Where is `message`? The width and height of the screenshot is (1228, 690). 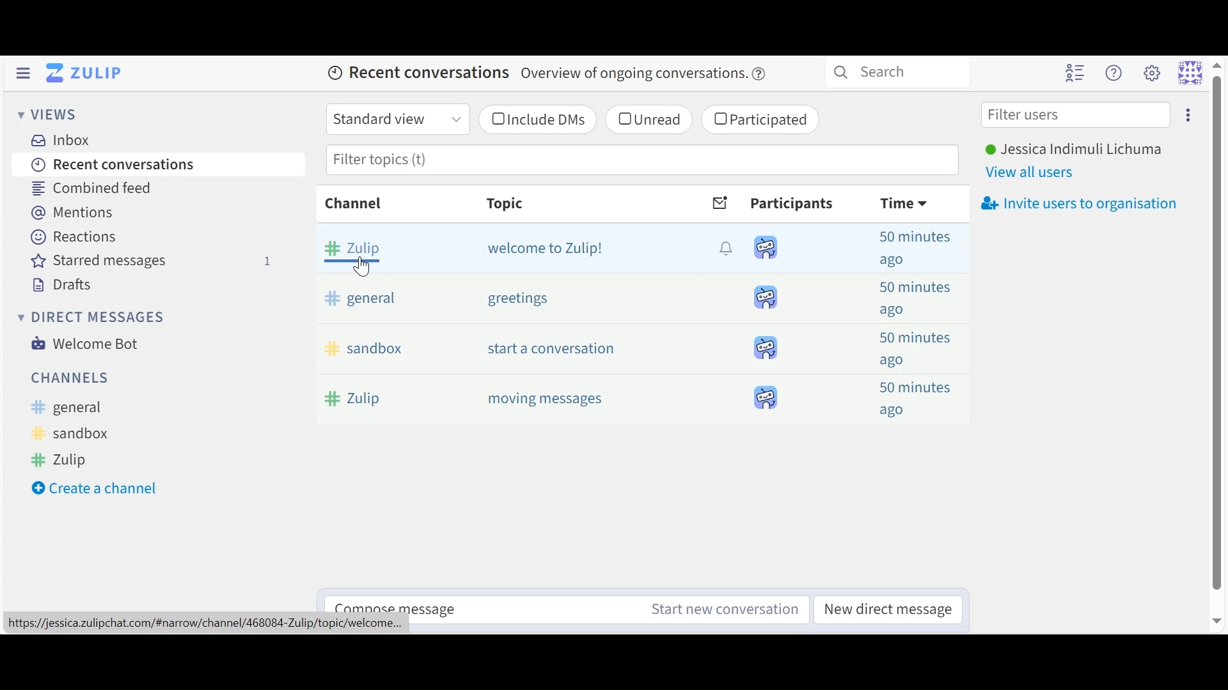 message is located at coordinates (633, 73).